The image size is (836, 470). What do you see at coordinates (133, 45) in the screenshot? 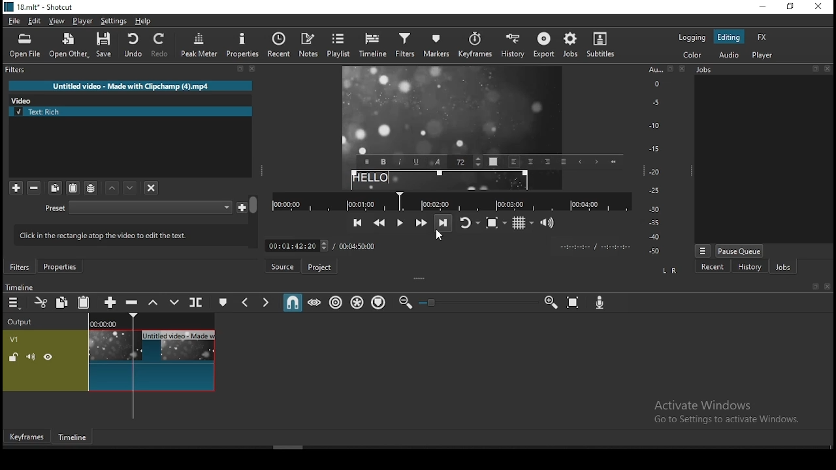
I see `undo` at bounding box center [133, 45].